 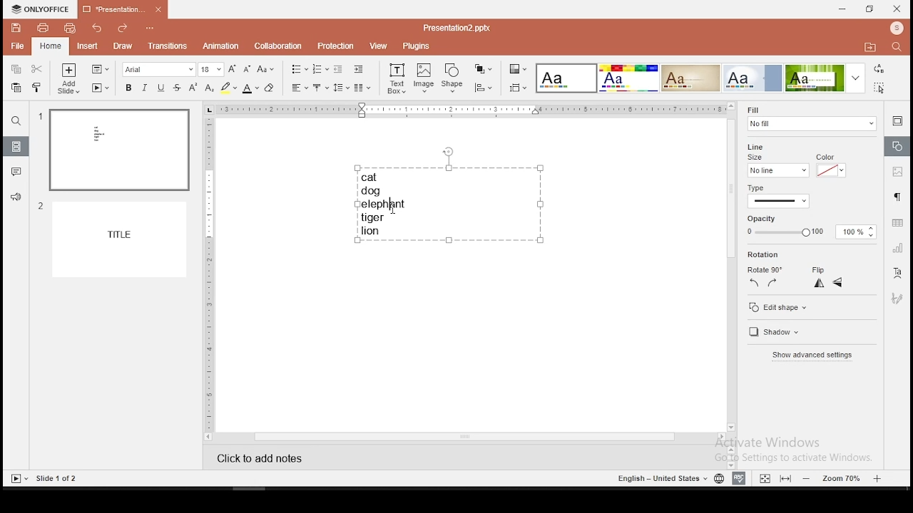 I want to click on close window, so click(x=898, y=9).